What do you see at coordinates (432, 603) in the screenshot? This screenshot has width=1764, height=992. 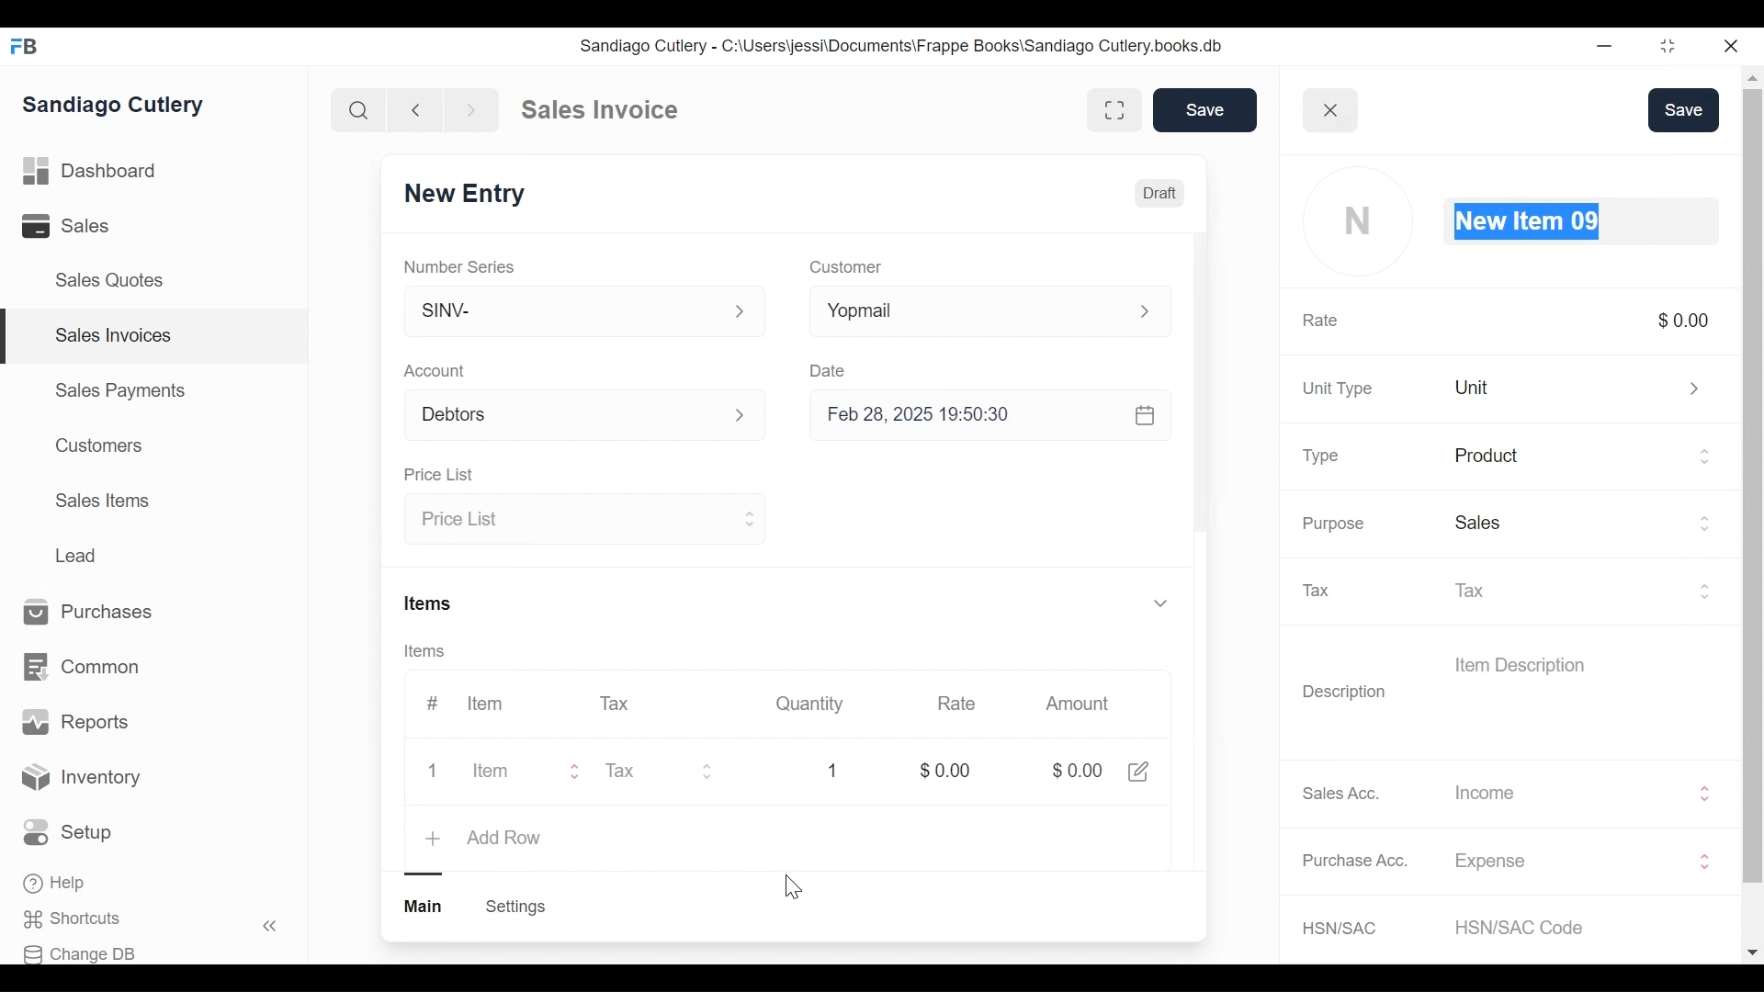 I see `Items` at bounding box center [432, 603].